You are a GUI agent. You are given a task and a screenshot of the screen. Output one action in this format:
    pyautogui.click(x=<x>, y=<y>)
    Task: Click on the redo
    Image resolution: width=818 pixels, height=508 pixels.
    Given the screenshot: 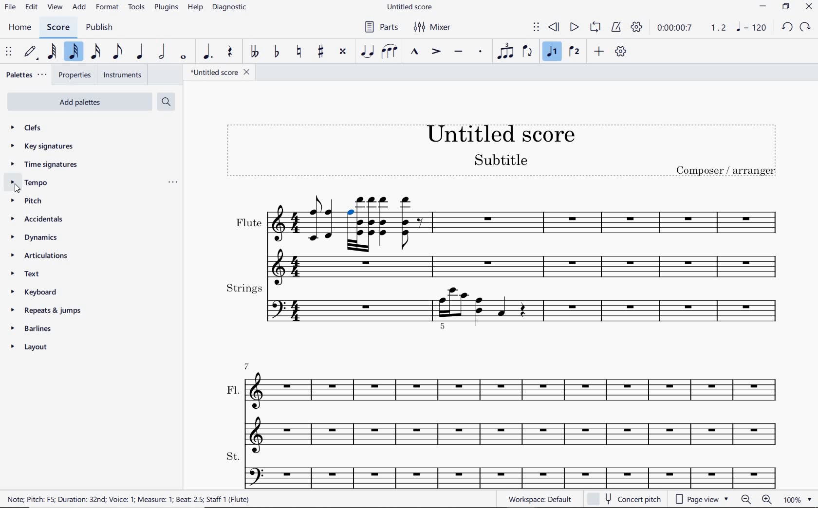 What is the action you would take?
    pyautogui.click(x=806, y=28)
    